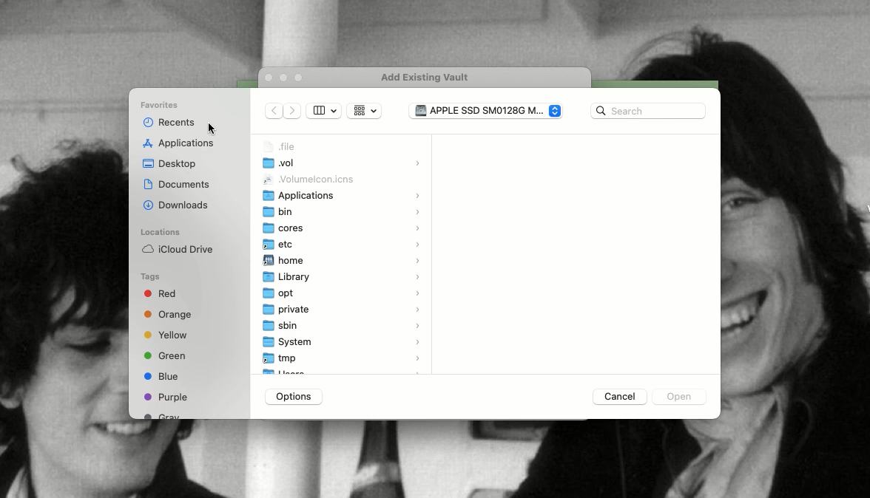  I want to click on volume icons, so click(309, 180).